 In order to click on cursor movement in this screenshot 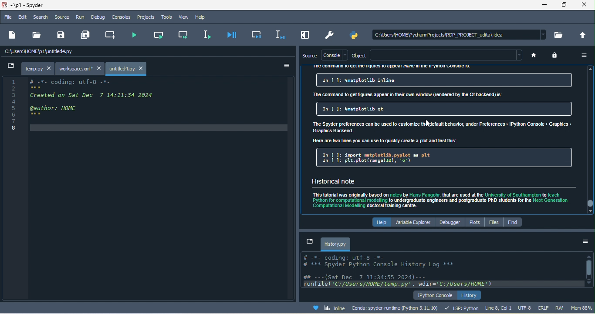, I will do `click(428, 124)`.